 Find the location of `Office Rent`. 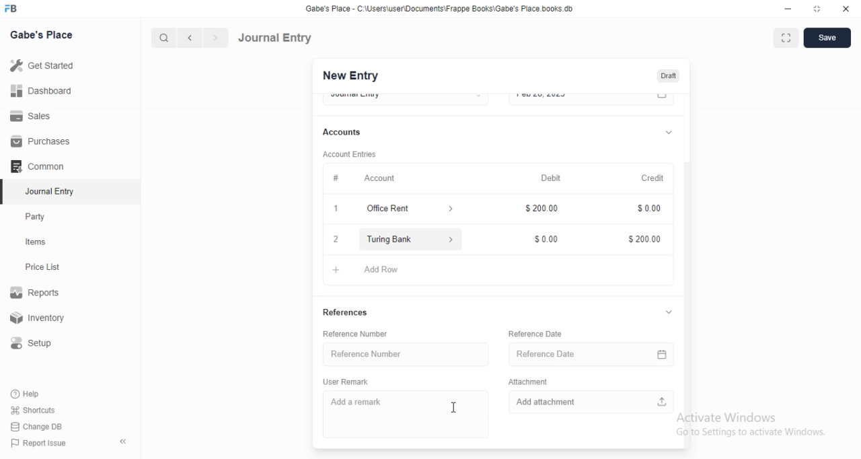

Office Rent is located at coordinates (390, 209).